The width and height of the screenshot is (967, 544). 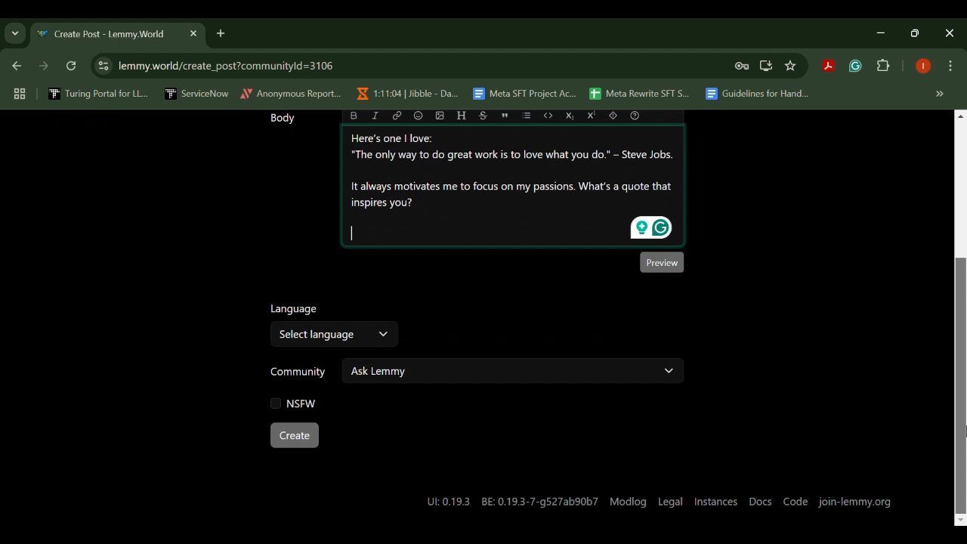 What do you see at coordinates (755, 94) in the screenshot?
I see `Guidelines for Hand...` at bounding box center [755, 94].